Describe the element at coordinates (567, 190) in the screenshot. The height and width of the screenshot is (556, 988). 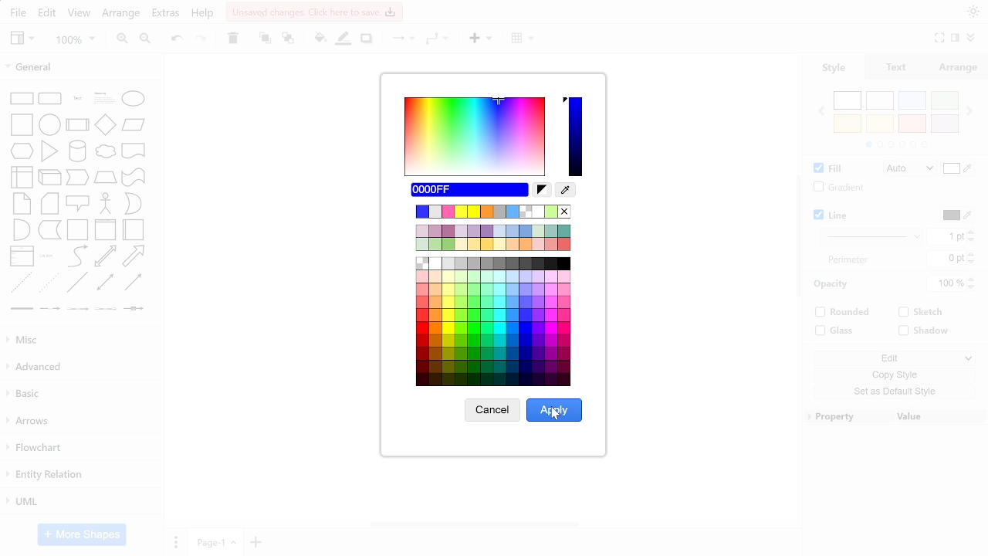
I see `pick color` at that location.